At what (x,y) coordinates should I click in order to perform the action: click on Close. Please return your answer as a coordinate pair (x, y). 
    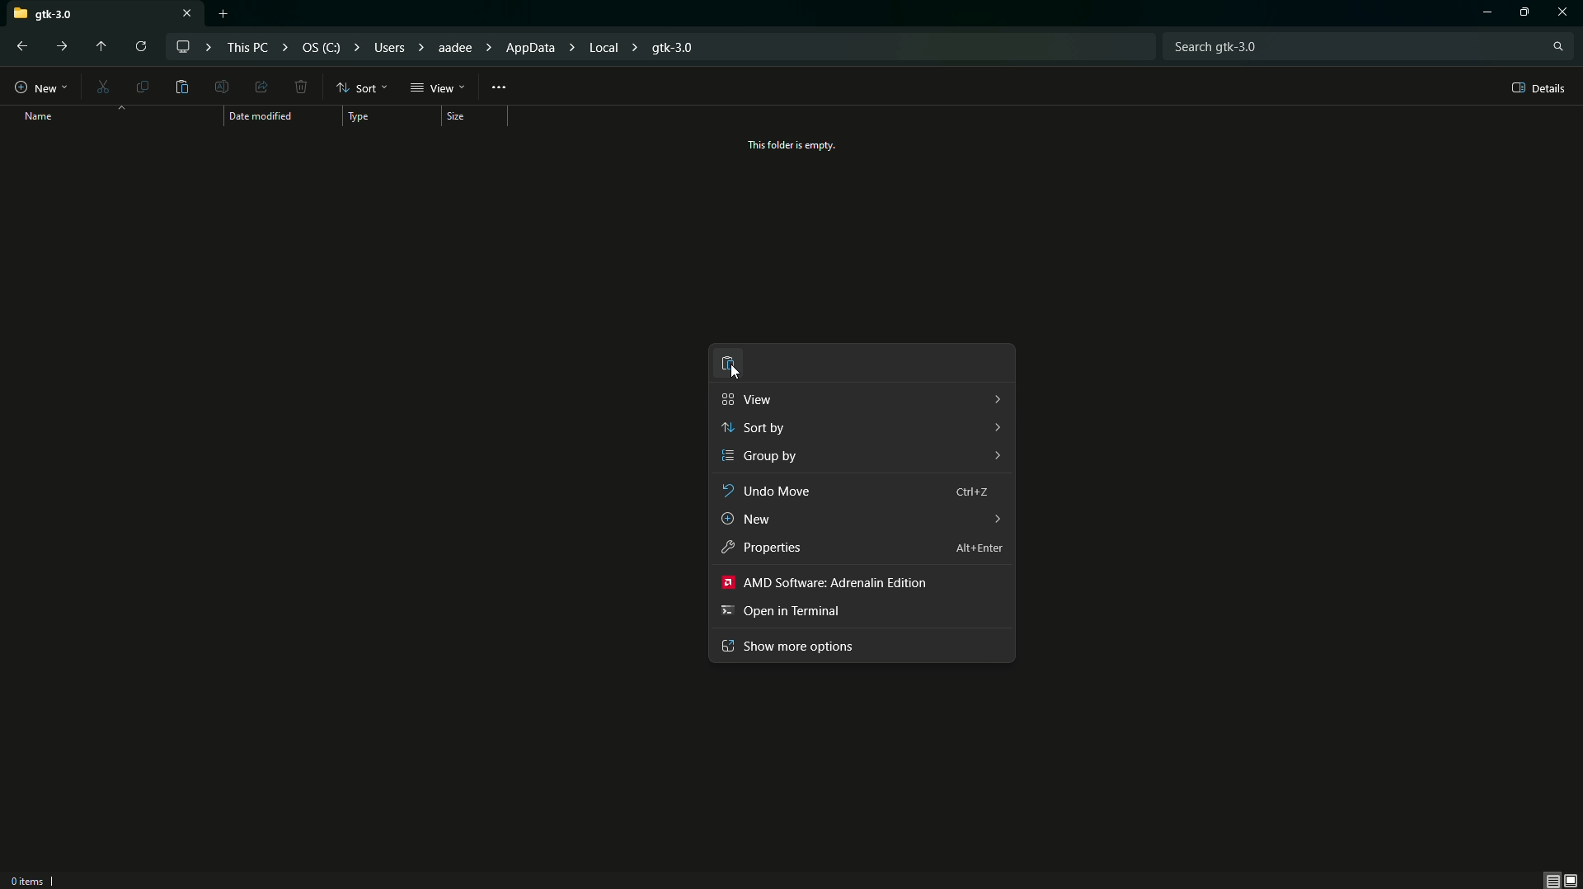
    Looking at the image, I should click on (1566, 12).